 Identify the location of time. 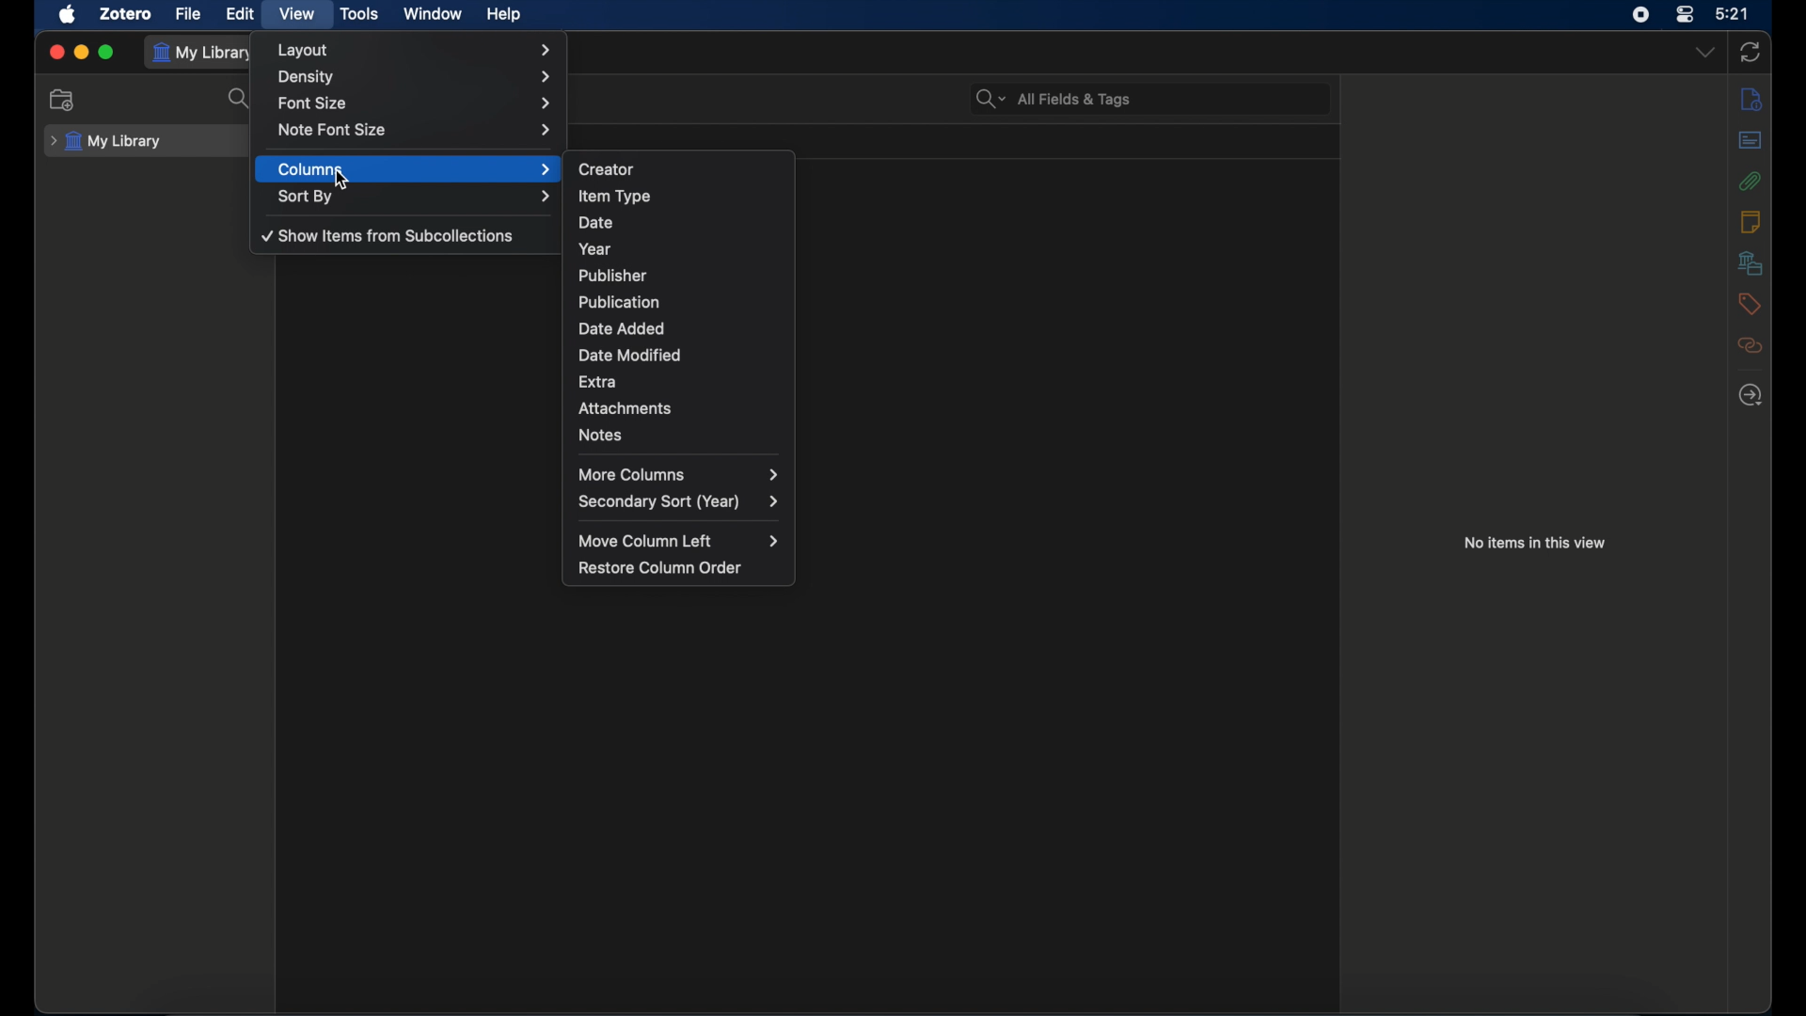
(1733, 14).